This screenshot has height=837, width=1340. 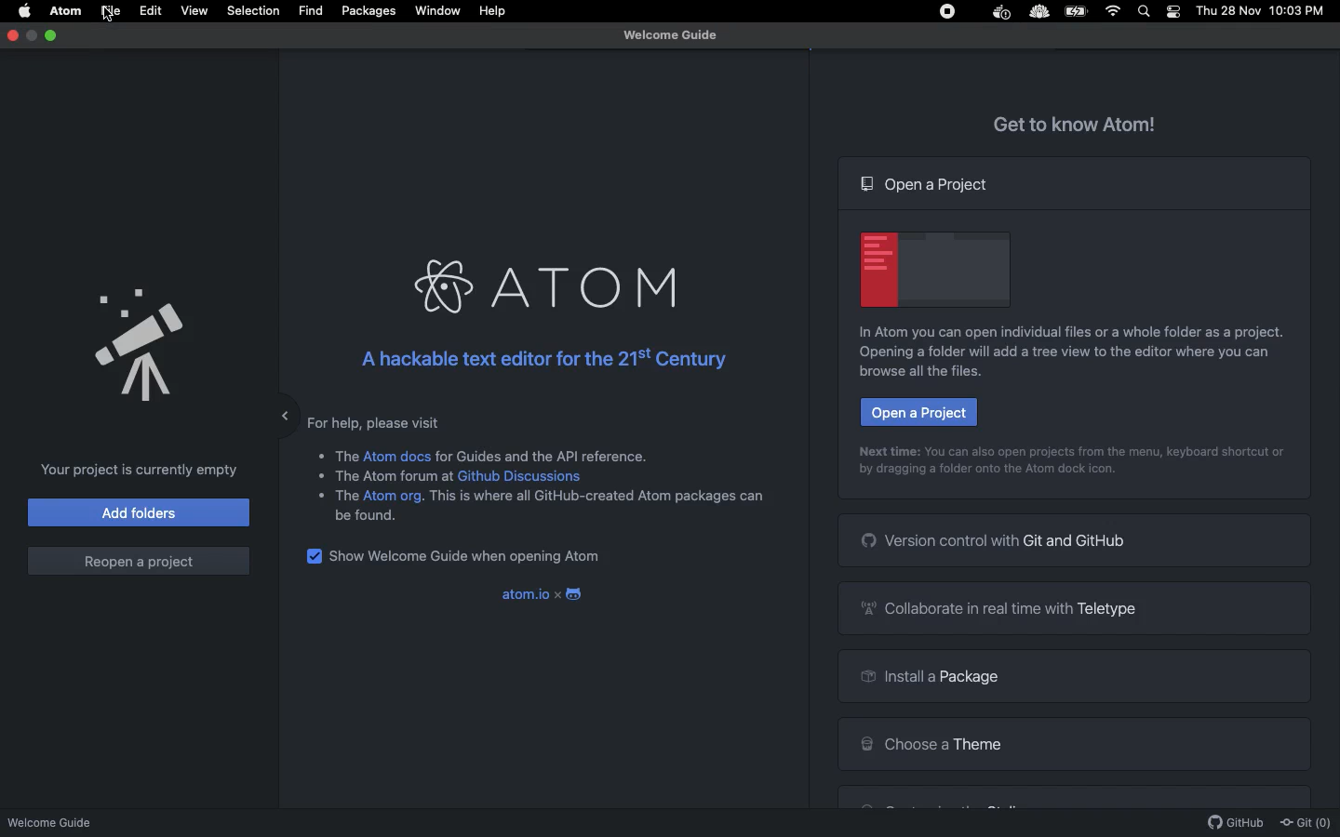 I want to click on Edit, so click(x=152, y=11).